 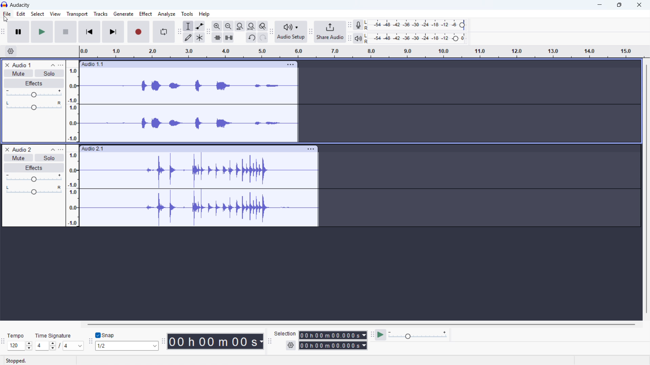 What do you see at coordinates (178, 65) in the screenshot?
I see `Click to drag ` at bounding box center [178, 65].